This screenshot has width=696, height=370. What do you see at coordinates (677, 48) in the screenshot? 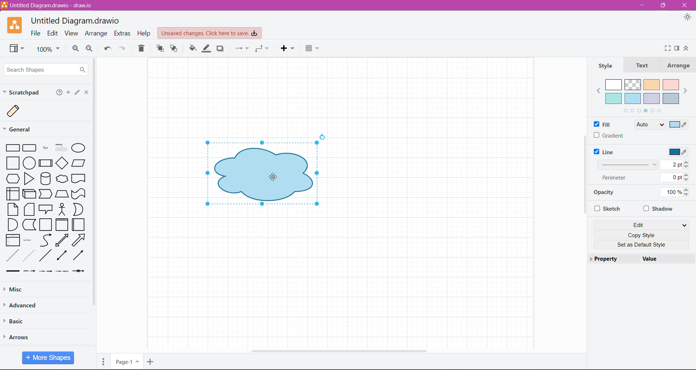
I see `Format` at bounding box center [677, 48].